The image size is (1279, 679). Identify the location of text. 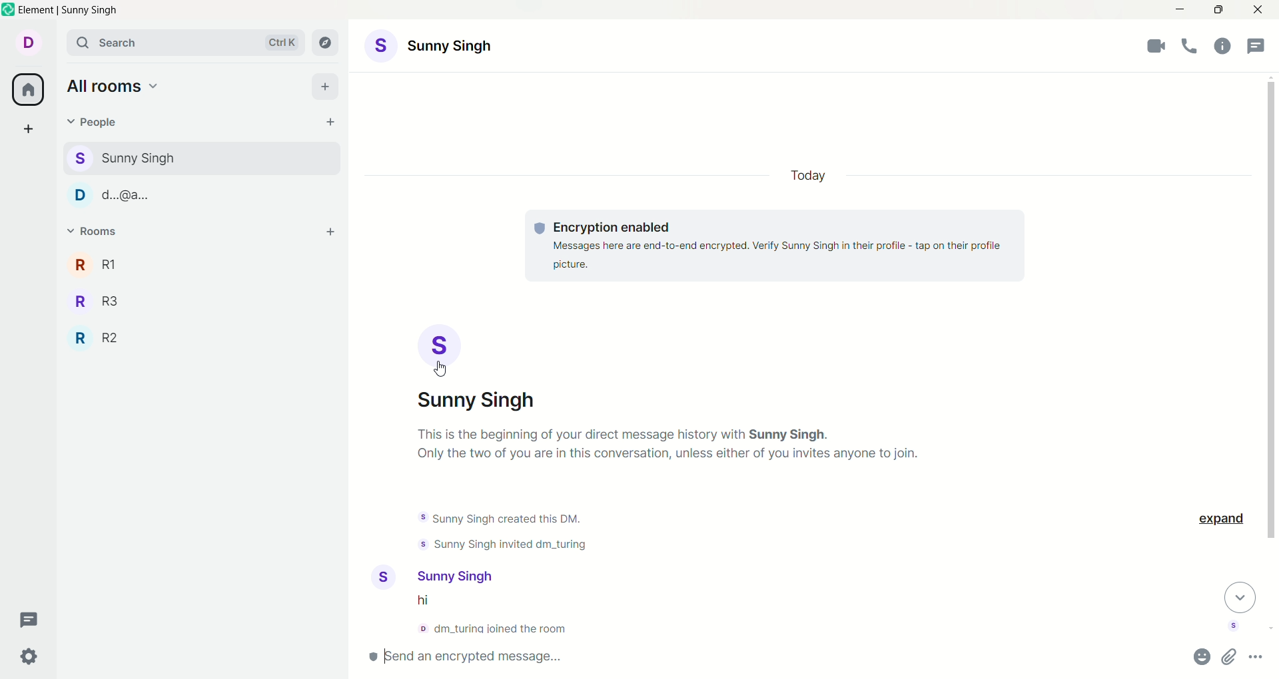
(502, 533).